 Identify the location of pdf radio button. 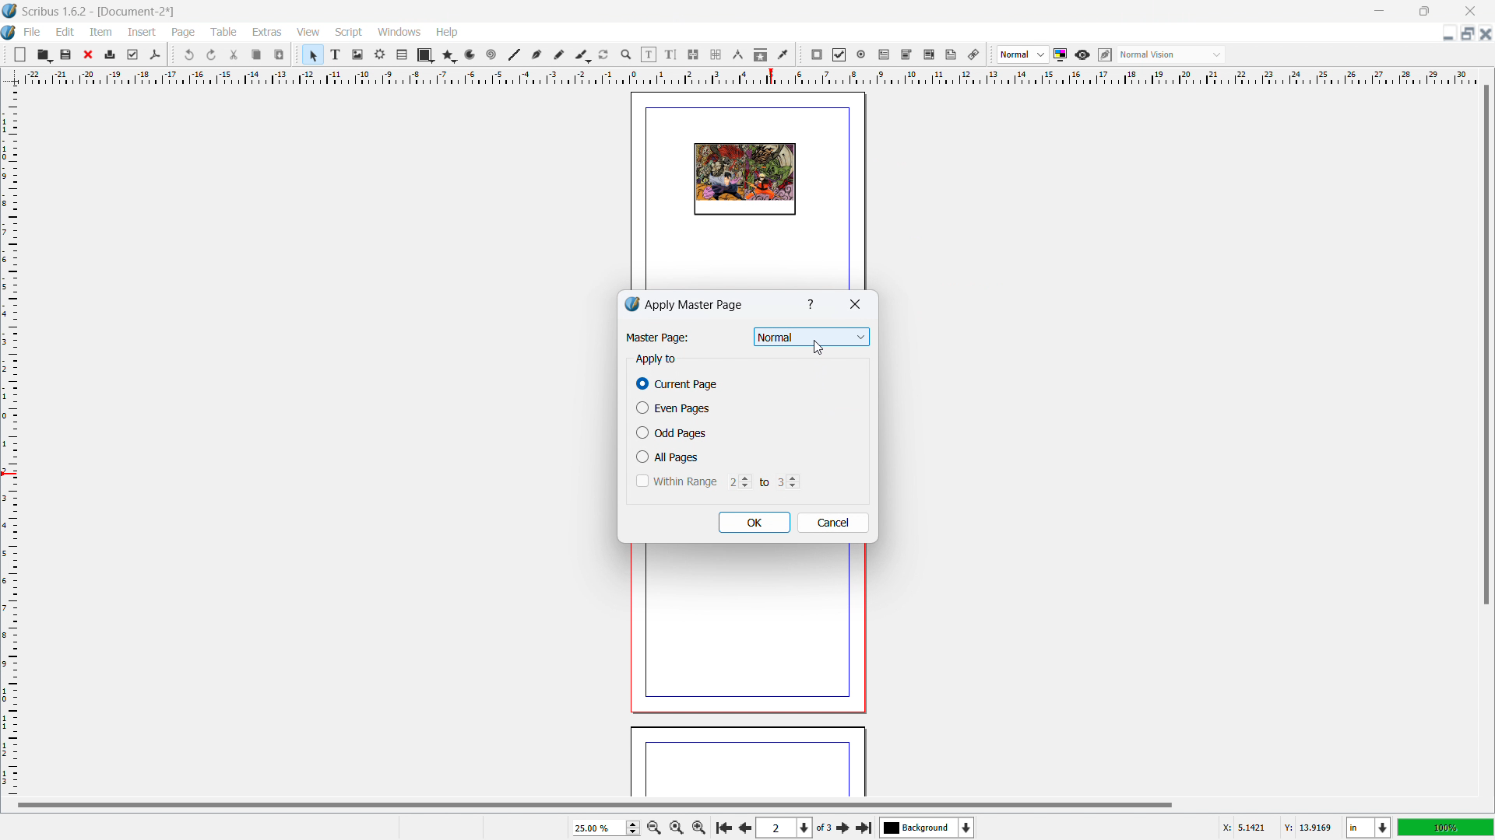
(861, 54).